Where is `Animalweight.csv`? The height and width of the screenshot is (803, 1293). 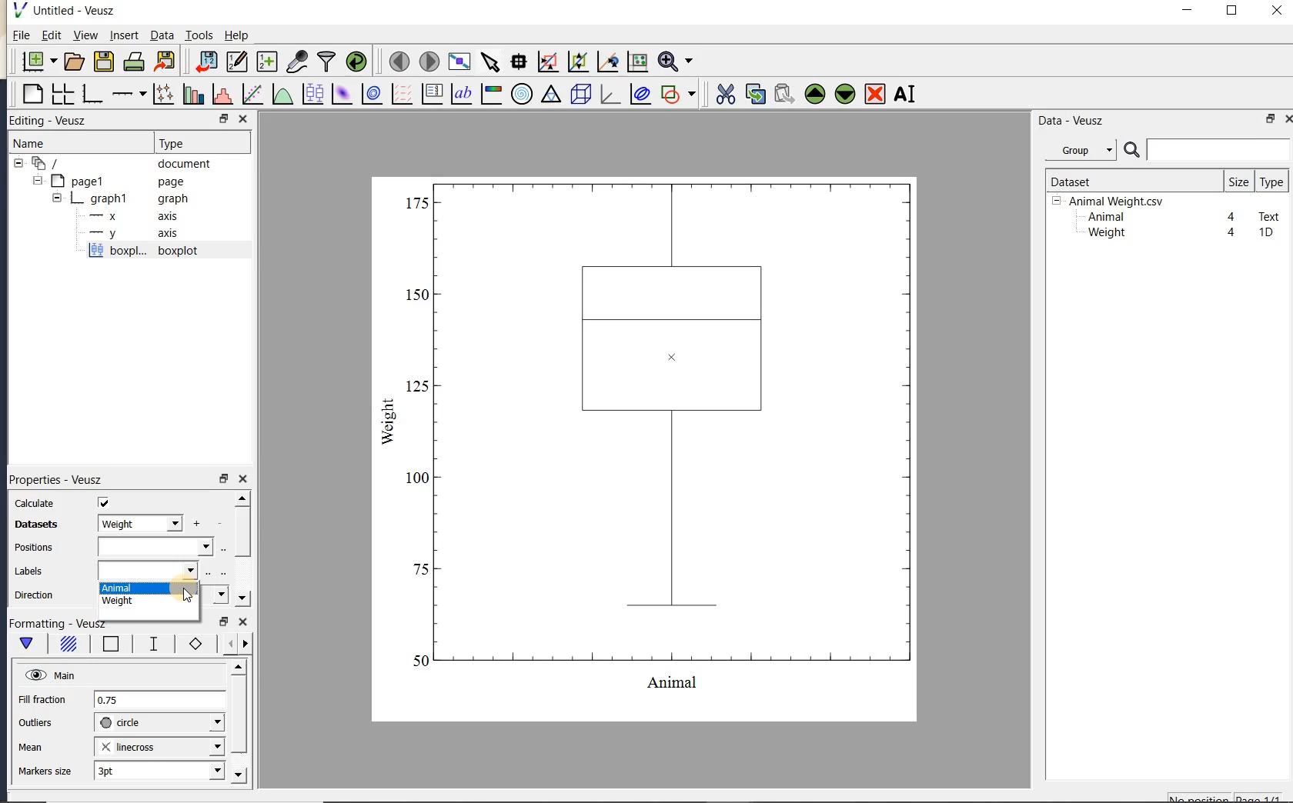
Animalweight.csv is located at coordinates (1111, 202).